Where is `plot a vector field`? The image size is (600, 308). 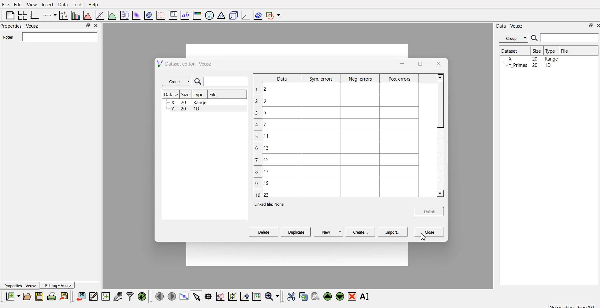 plot a vector field is located at coordinates (162, 15).